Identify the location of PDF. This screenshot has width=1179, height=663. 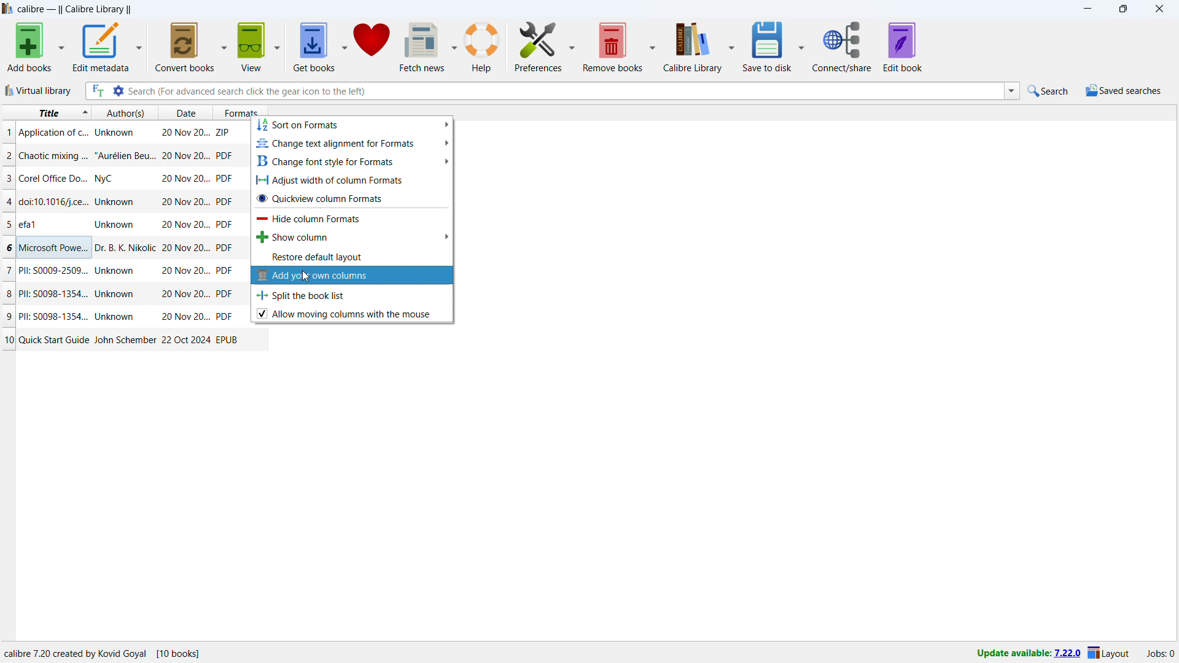
(225, 179).